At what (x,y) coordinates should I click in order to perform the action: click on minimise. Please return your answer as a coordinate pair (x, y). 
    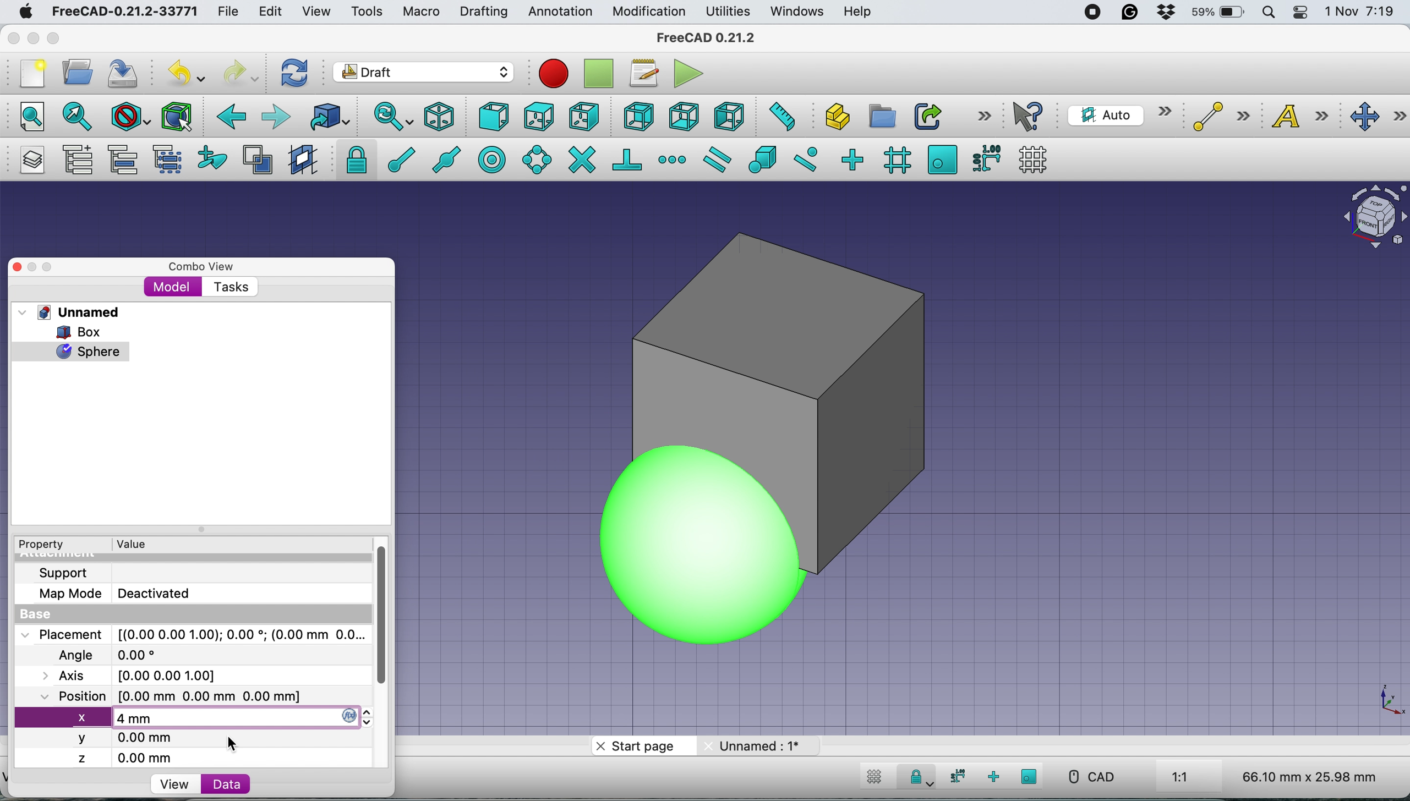
    Looking at the image, I should click on (32, 38).